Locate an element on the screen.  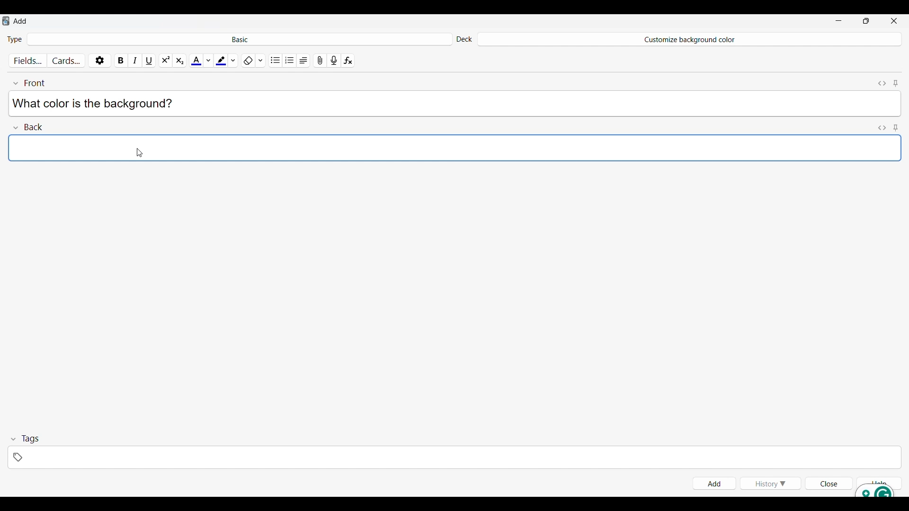
Toggle HTML editor is located at coordinates (882, 127).